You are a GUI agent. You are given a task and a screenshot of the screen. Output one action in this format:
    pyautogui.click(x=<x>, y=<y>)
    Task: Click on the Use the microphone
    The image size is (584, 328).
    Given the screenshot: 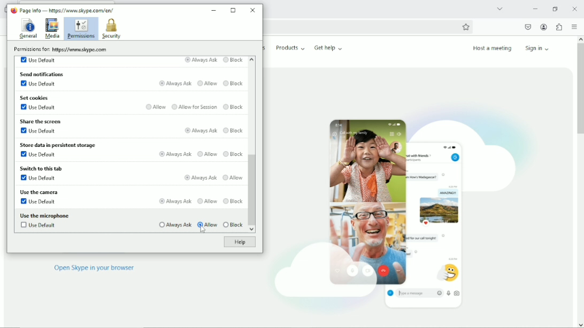 What is the action you would take?
    pyautogui.click(x=45, y=215)
    